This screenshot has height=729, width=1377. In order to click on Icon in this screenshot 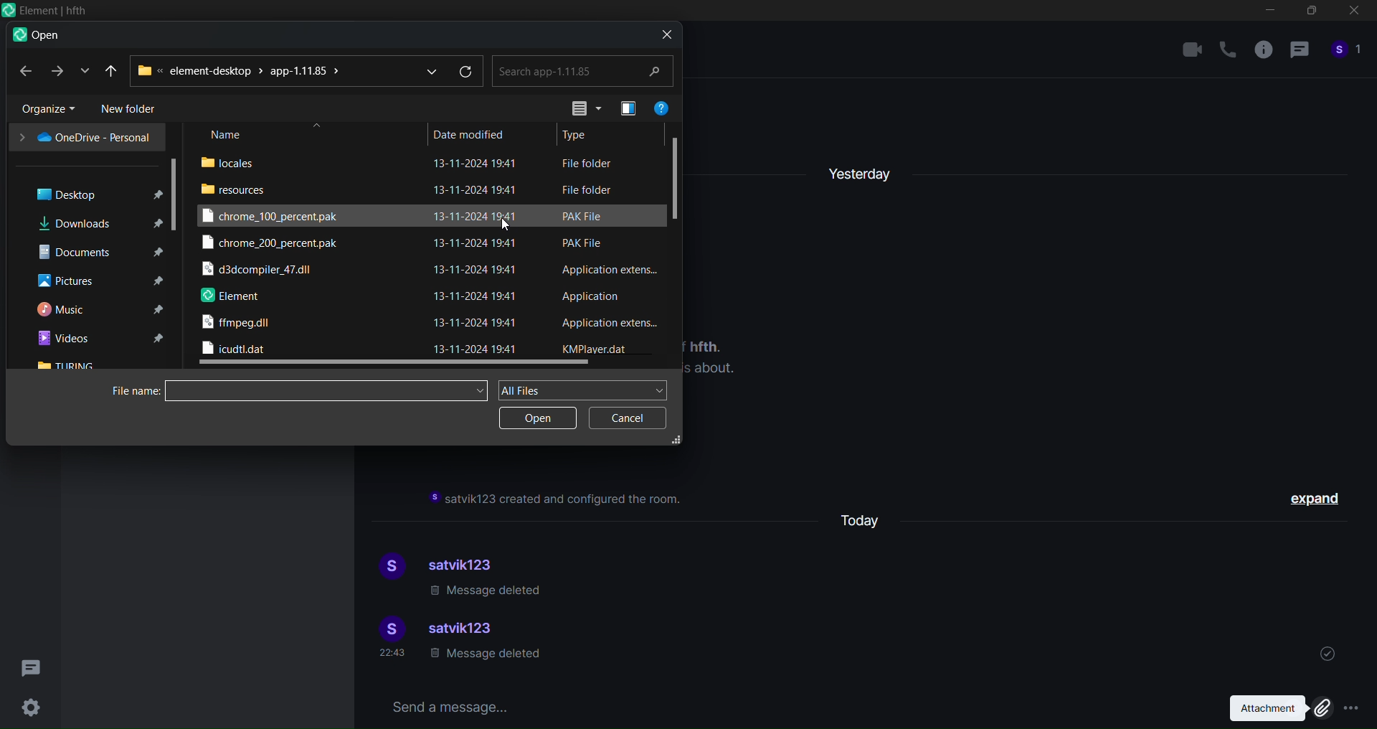, I will do `click(44, 11)`.